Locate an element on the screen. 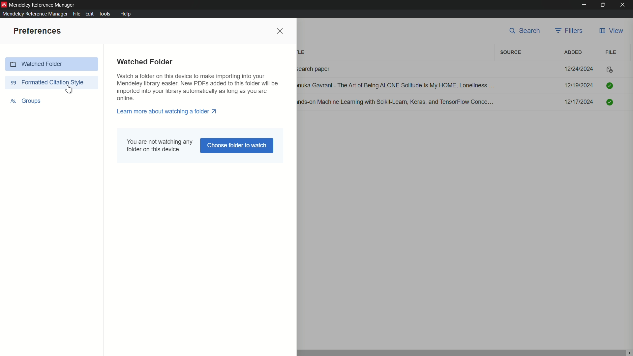 This screenshot has height=356, width=633. edit menu is located at coordinates (90, 14).